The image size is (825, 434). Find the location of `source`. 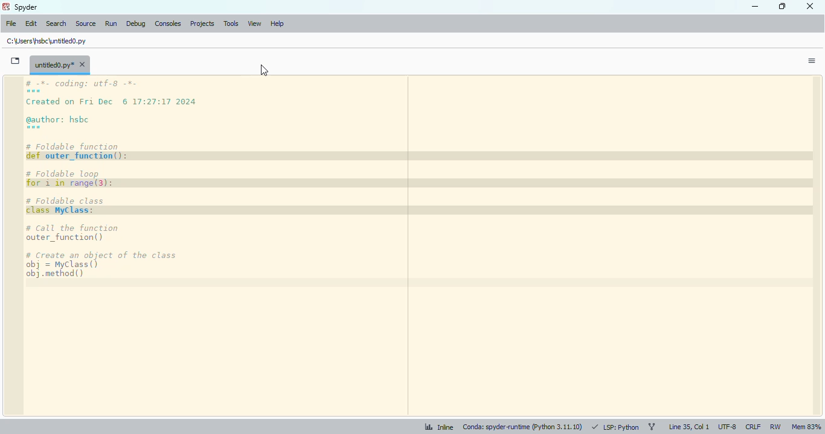

source is located at coordinates (85, 24).